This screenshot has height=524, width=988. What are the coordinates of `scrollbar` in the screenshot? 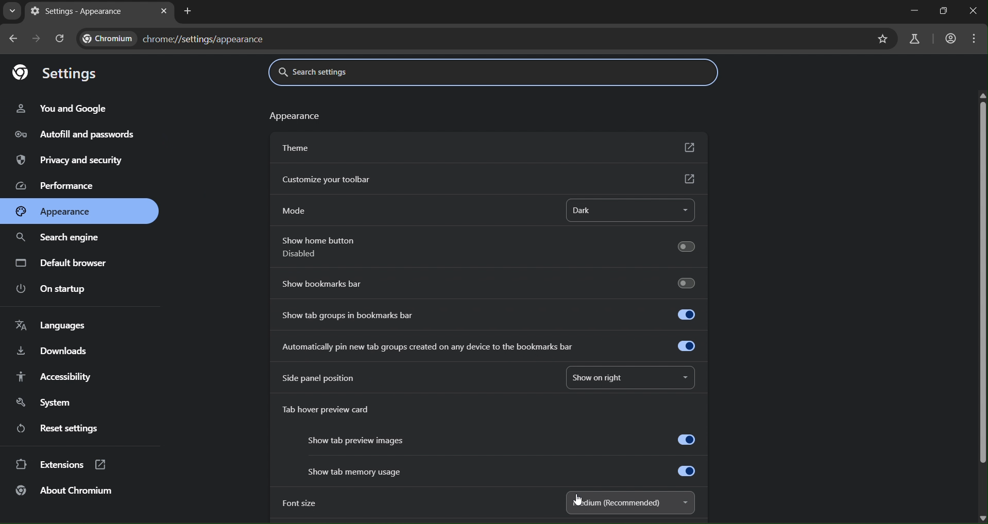 It's located at (979, 277).